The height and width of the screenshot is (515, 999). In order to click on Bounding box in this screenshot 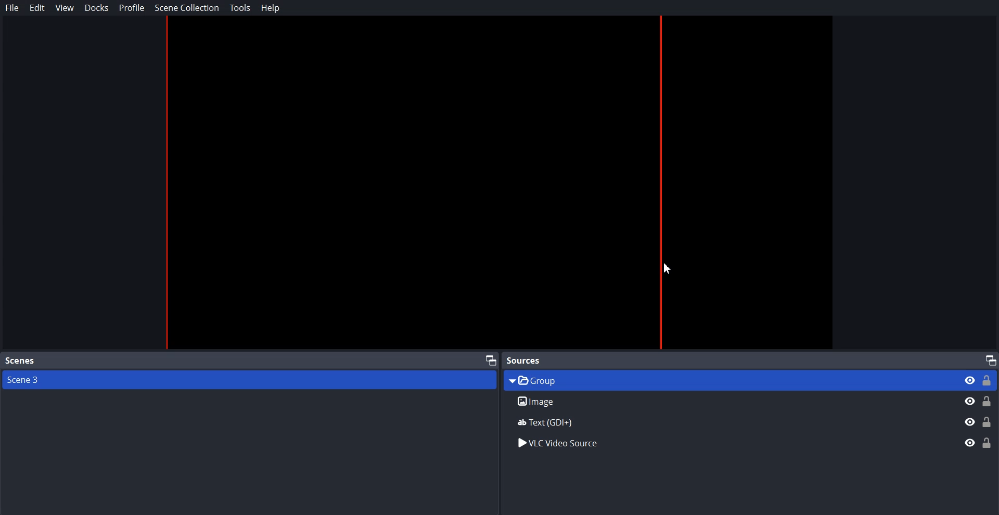, I will do `click(495, 184)`.